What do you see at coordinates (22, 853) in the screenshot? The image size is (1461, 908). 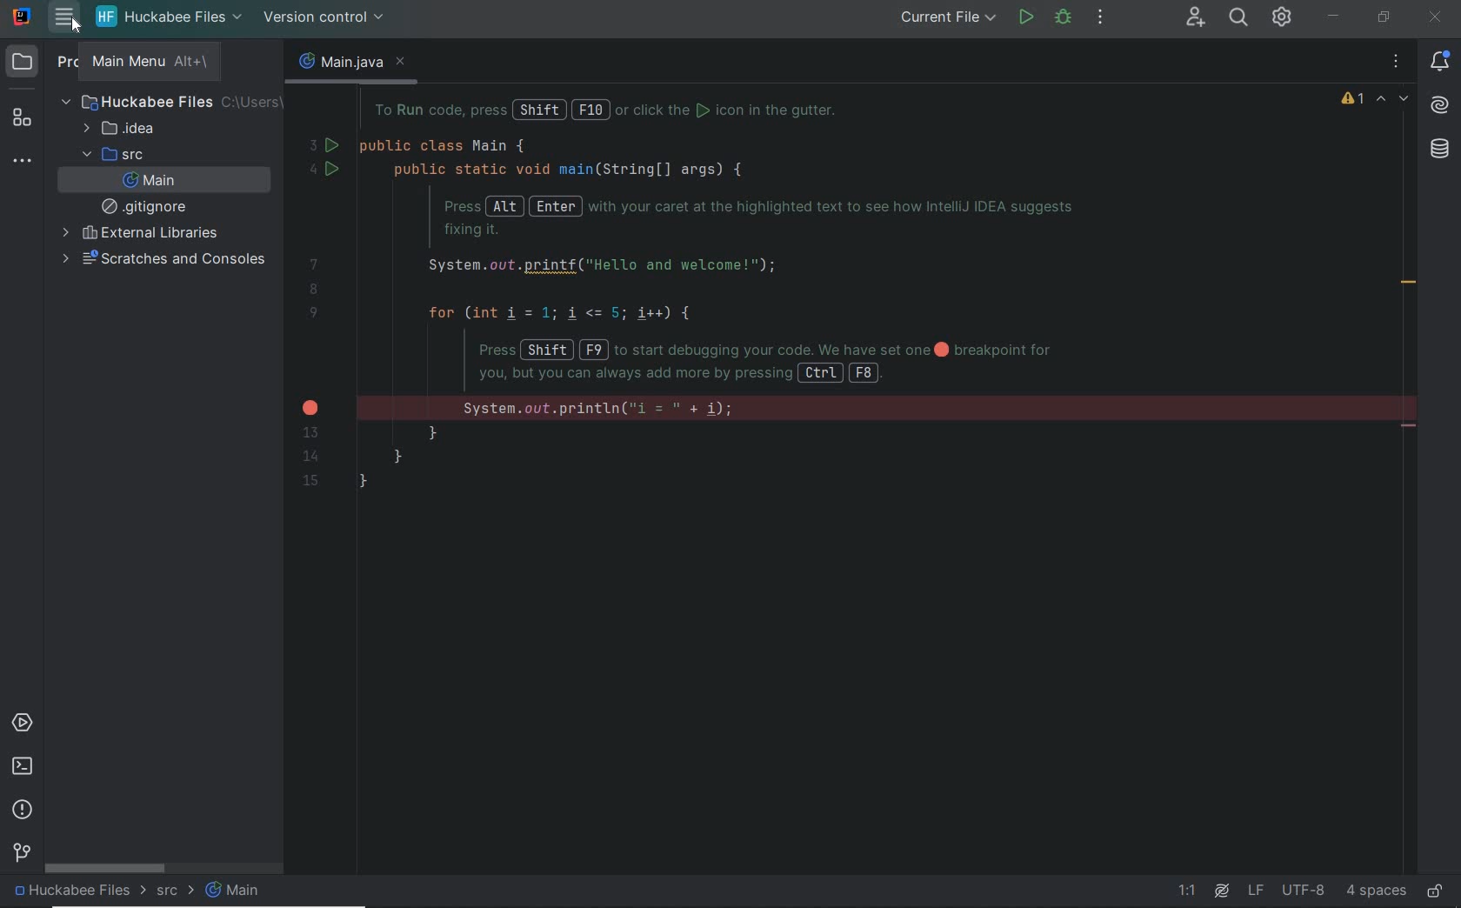 I see `version control` at bounding box center [22, 853].